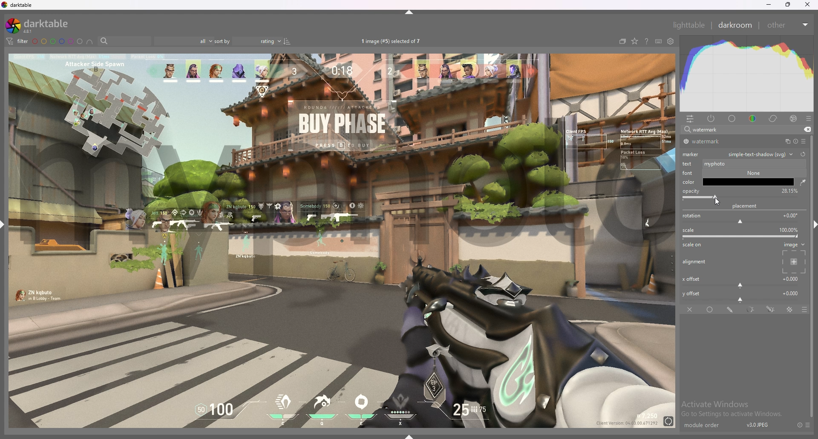  What do you see at coordinates (793, 119) in the screenshot?
I see `effect` at bounding box center [793, 119].